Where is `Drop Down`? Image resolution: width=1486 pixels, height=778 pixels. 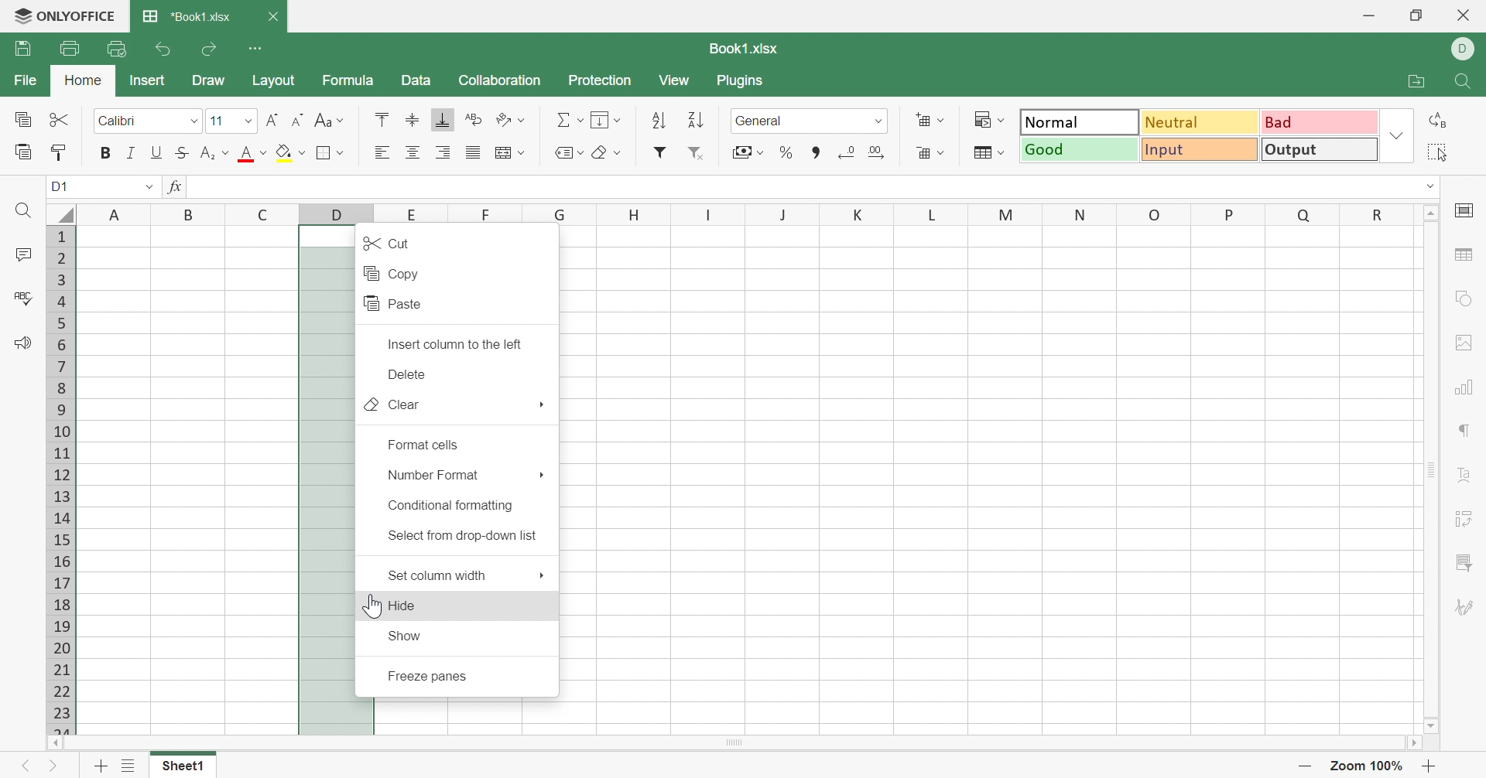 Drop Down is located at coordinates (302, 152).